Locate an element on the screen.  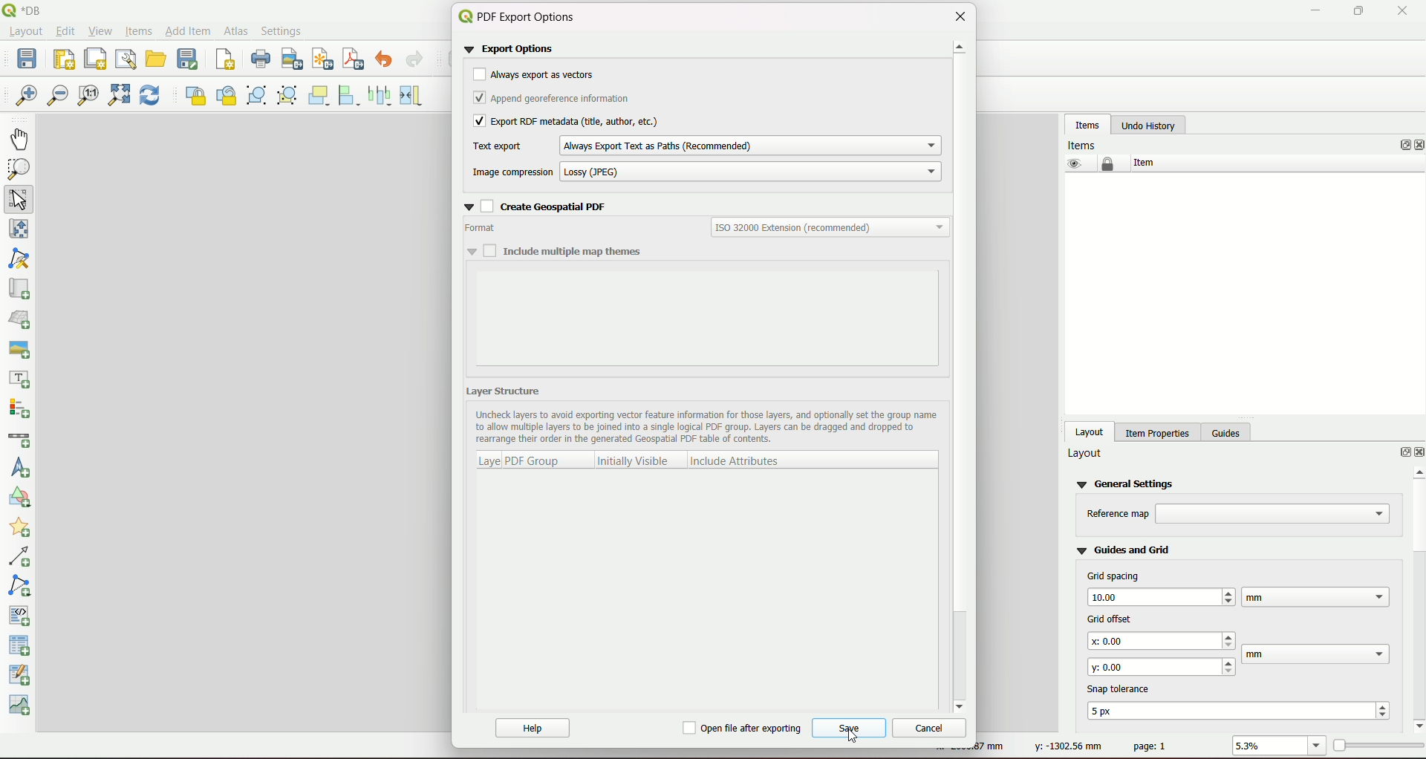
check box is located at coordinates (477, 205).